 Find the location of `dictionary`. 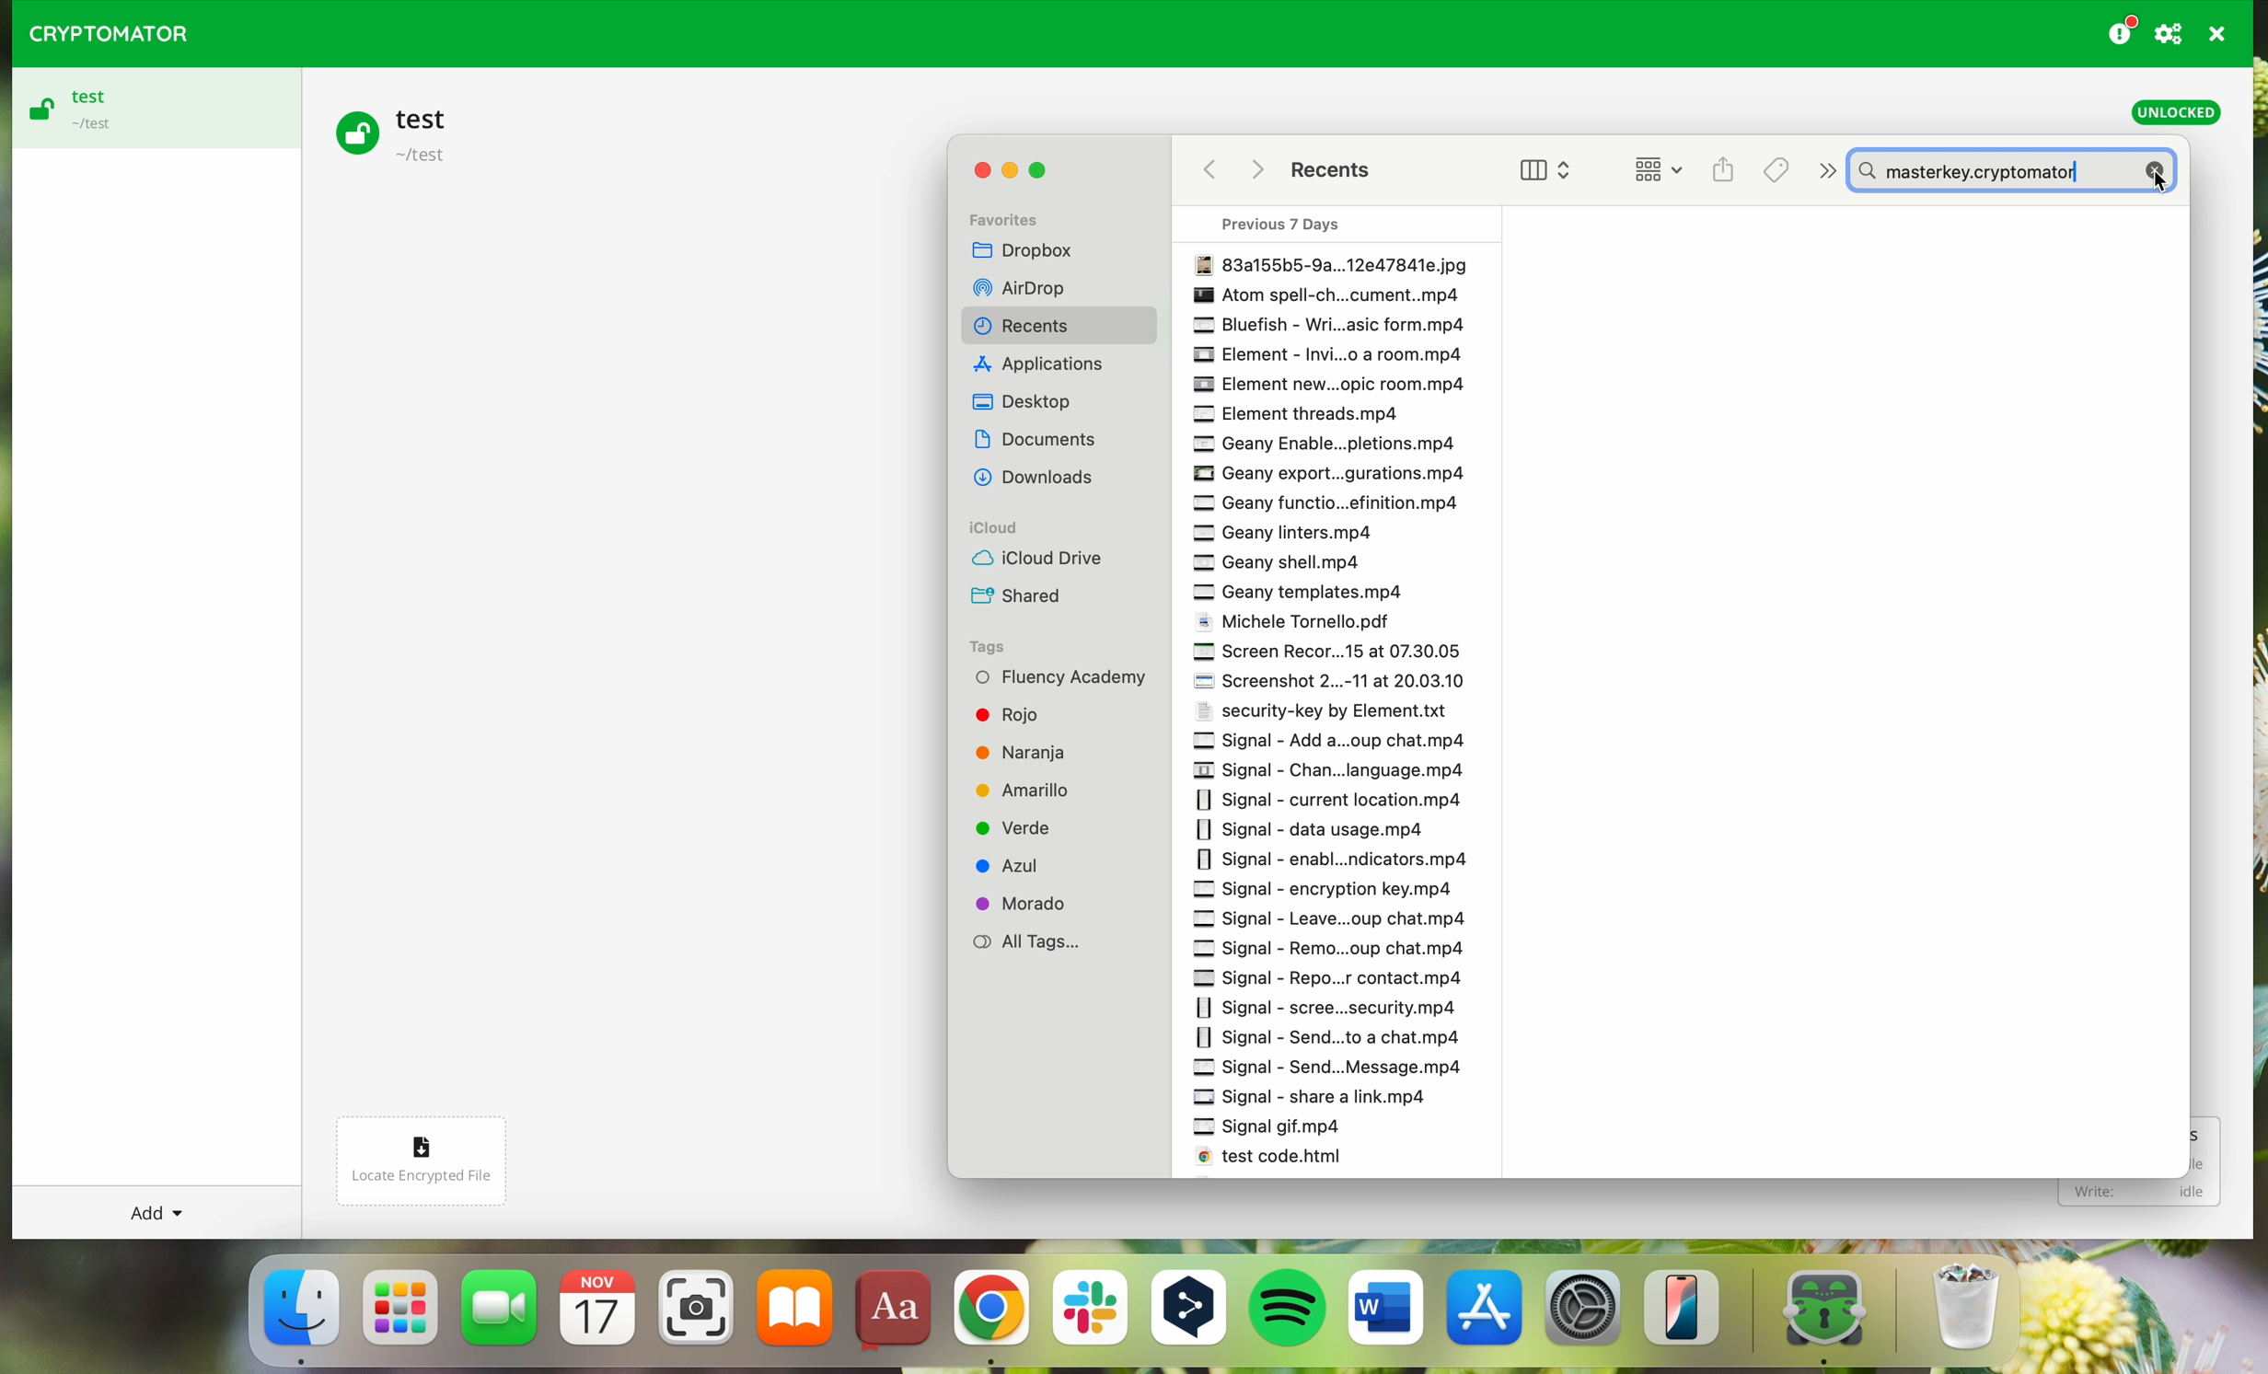

dictionary is located at coordinates (894, 1311).